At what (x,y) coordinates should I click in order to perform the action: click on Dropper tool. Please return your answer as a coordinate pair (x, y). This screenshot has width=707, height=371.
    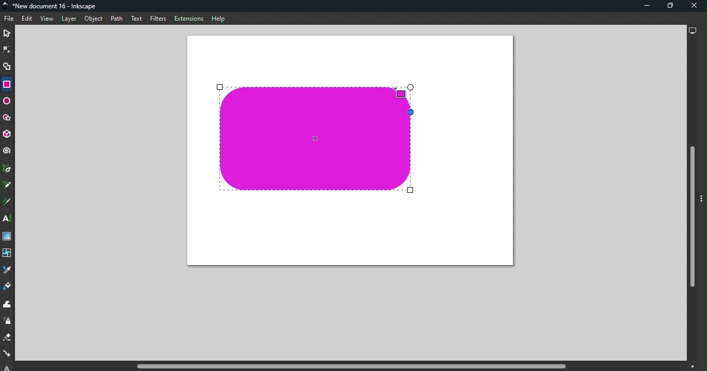
    Looking at the image, I should click on (7, 270).